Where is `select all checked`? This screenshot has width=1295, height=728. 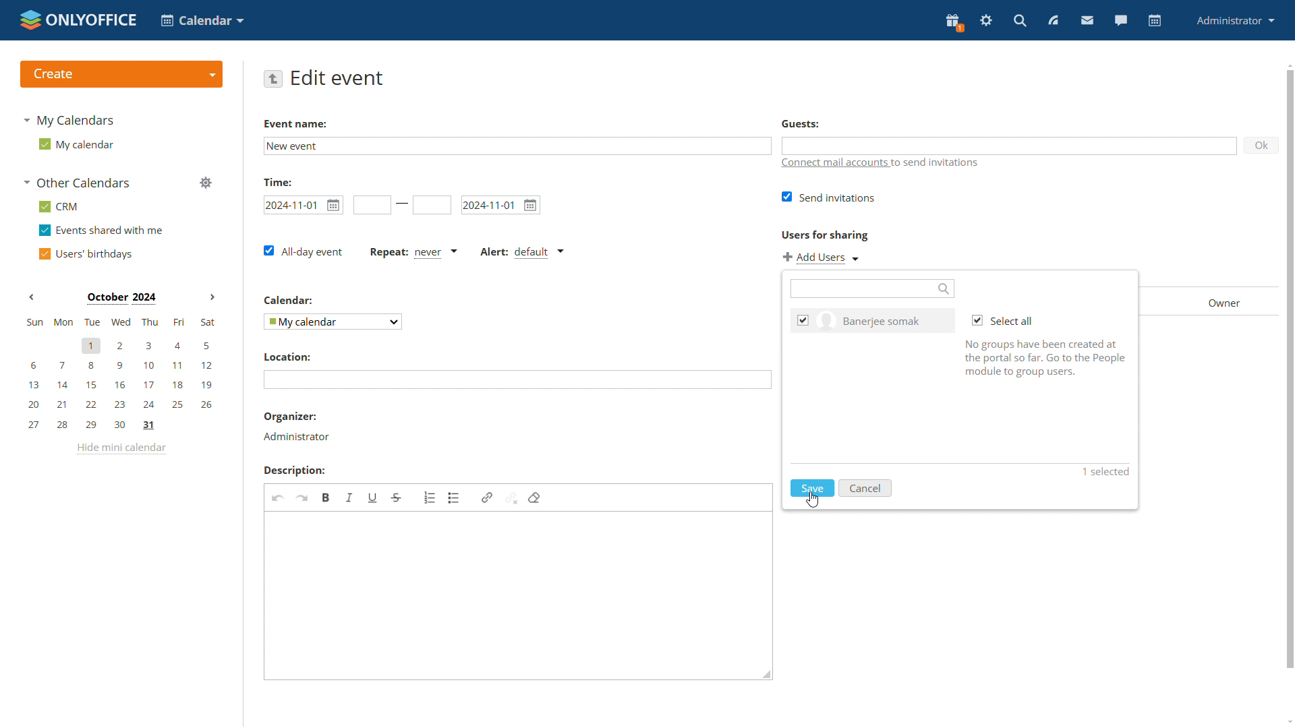 select all checked is located at coordinates (1002, 321).